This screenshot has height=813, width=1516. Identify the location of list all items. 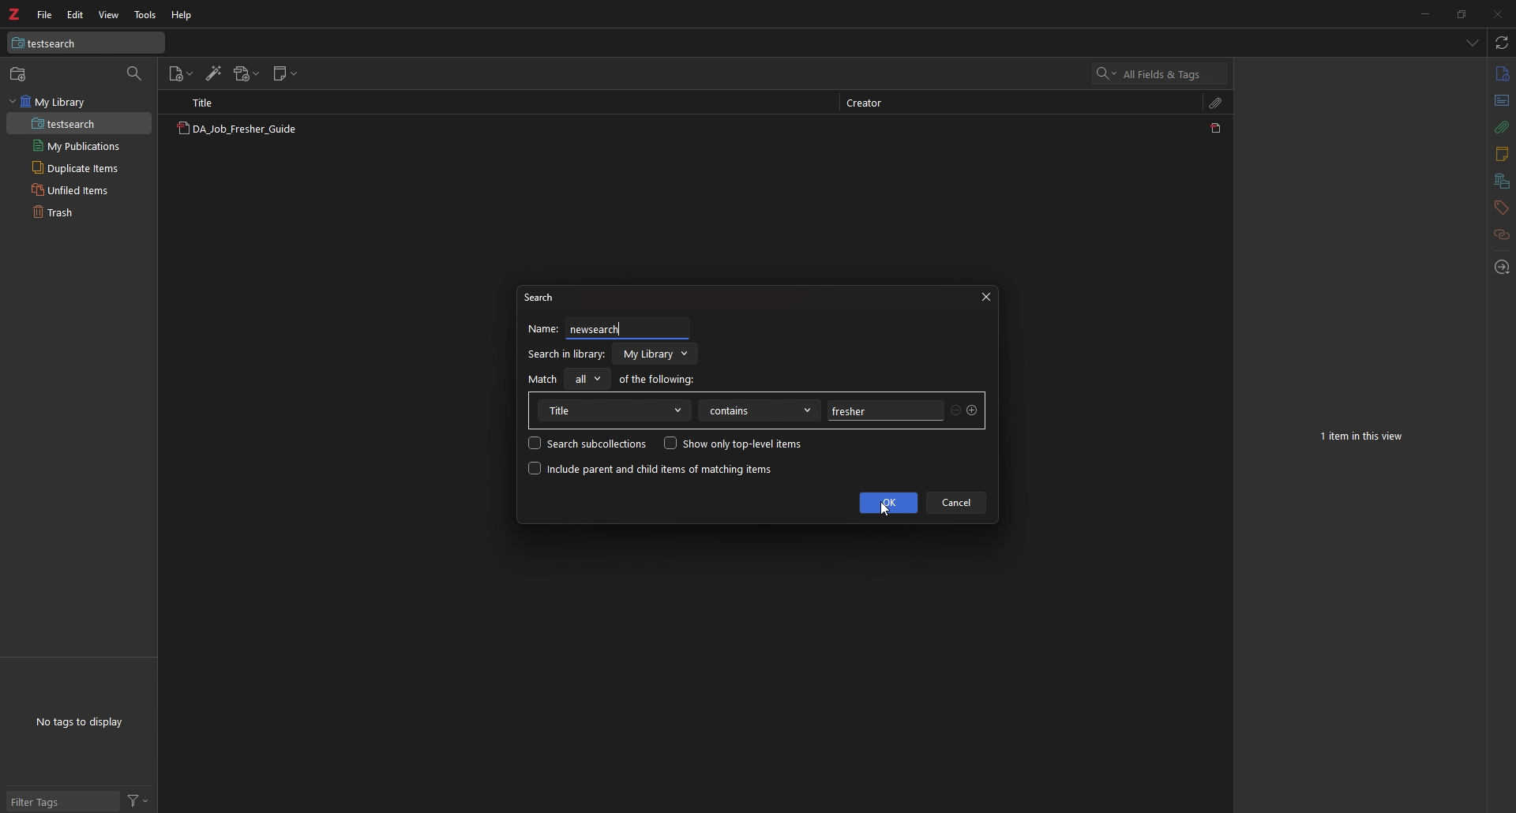
(1473, 42).